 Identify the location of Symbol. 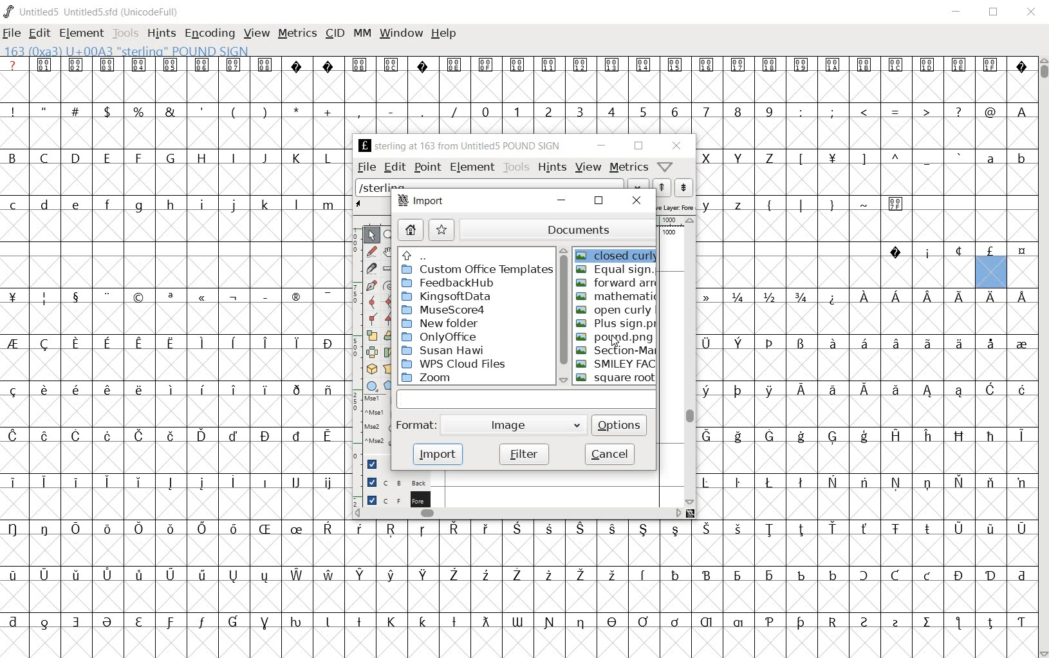
(15, 576).